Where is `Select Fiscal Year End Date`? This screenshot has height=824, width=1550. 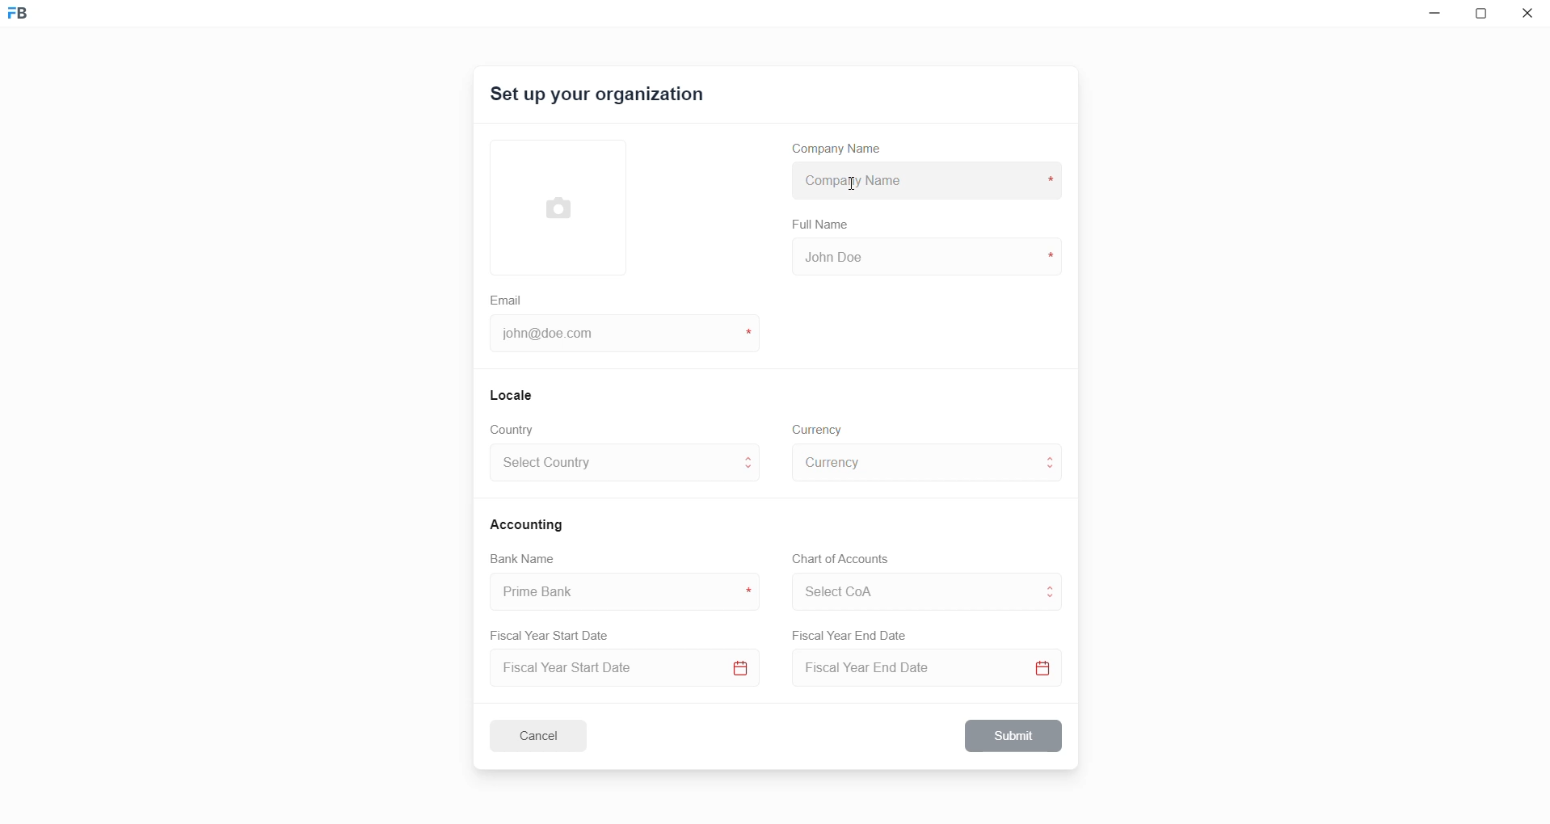
Select Fiscal Year End Date is located at coordinates (932, 671).